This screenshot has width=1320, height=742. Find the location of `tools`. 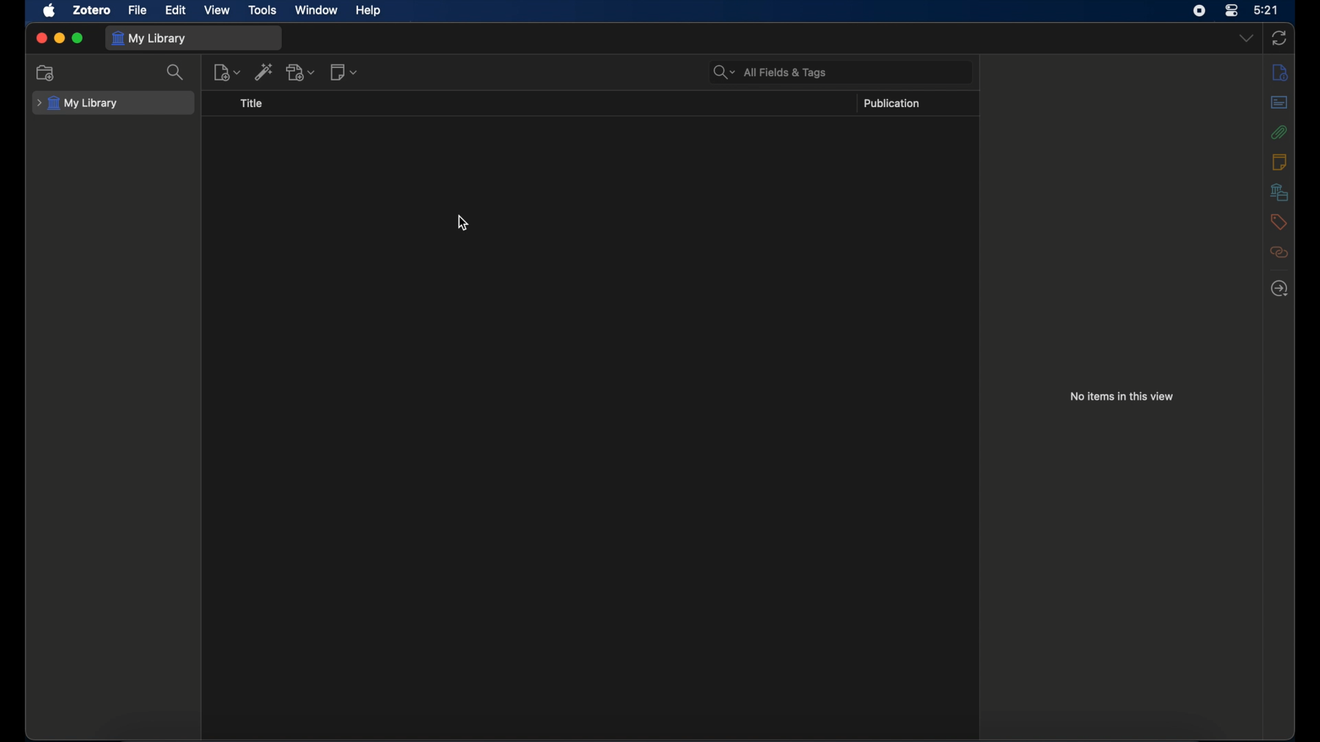

tools is located at coordinates (263, 10).